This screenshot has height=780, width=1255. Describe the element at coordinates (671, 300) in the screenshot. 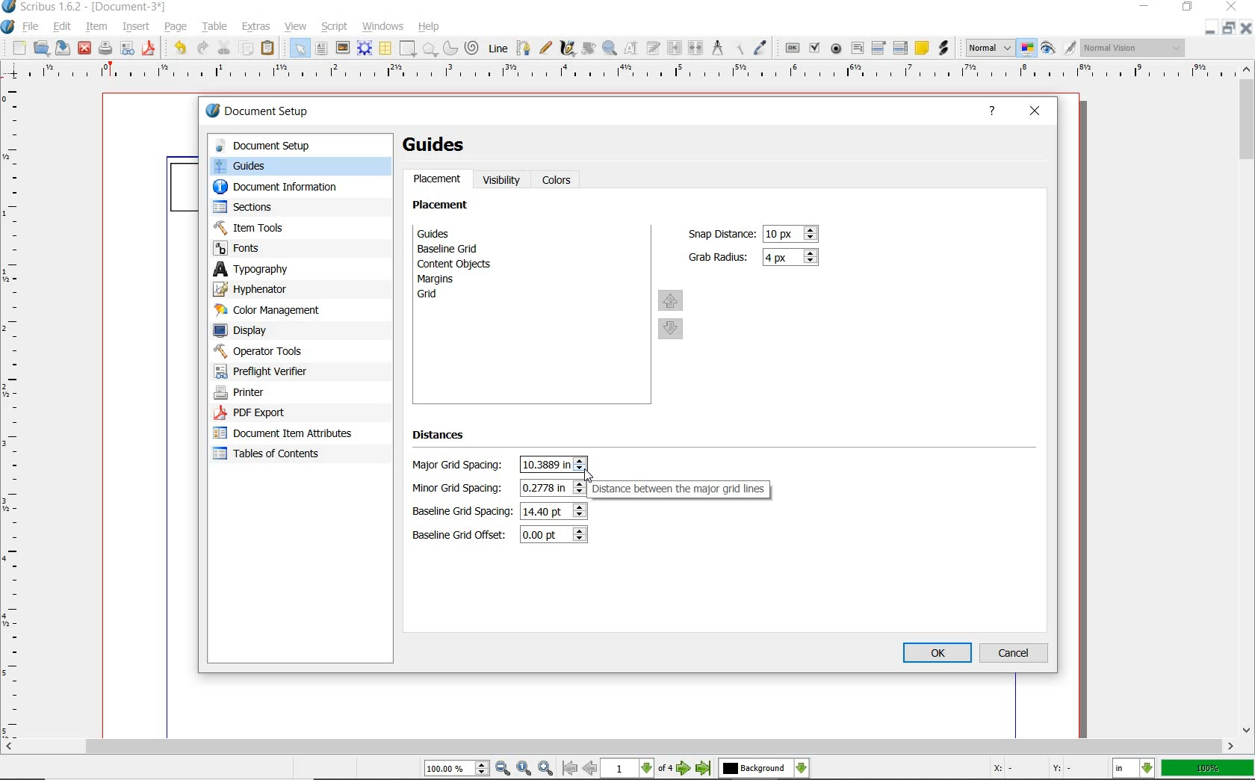

I see `move up` at that location.